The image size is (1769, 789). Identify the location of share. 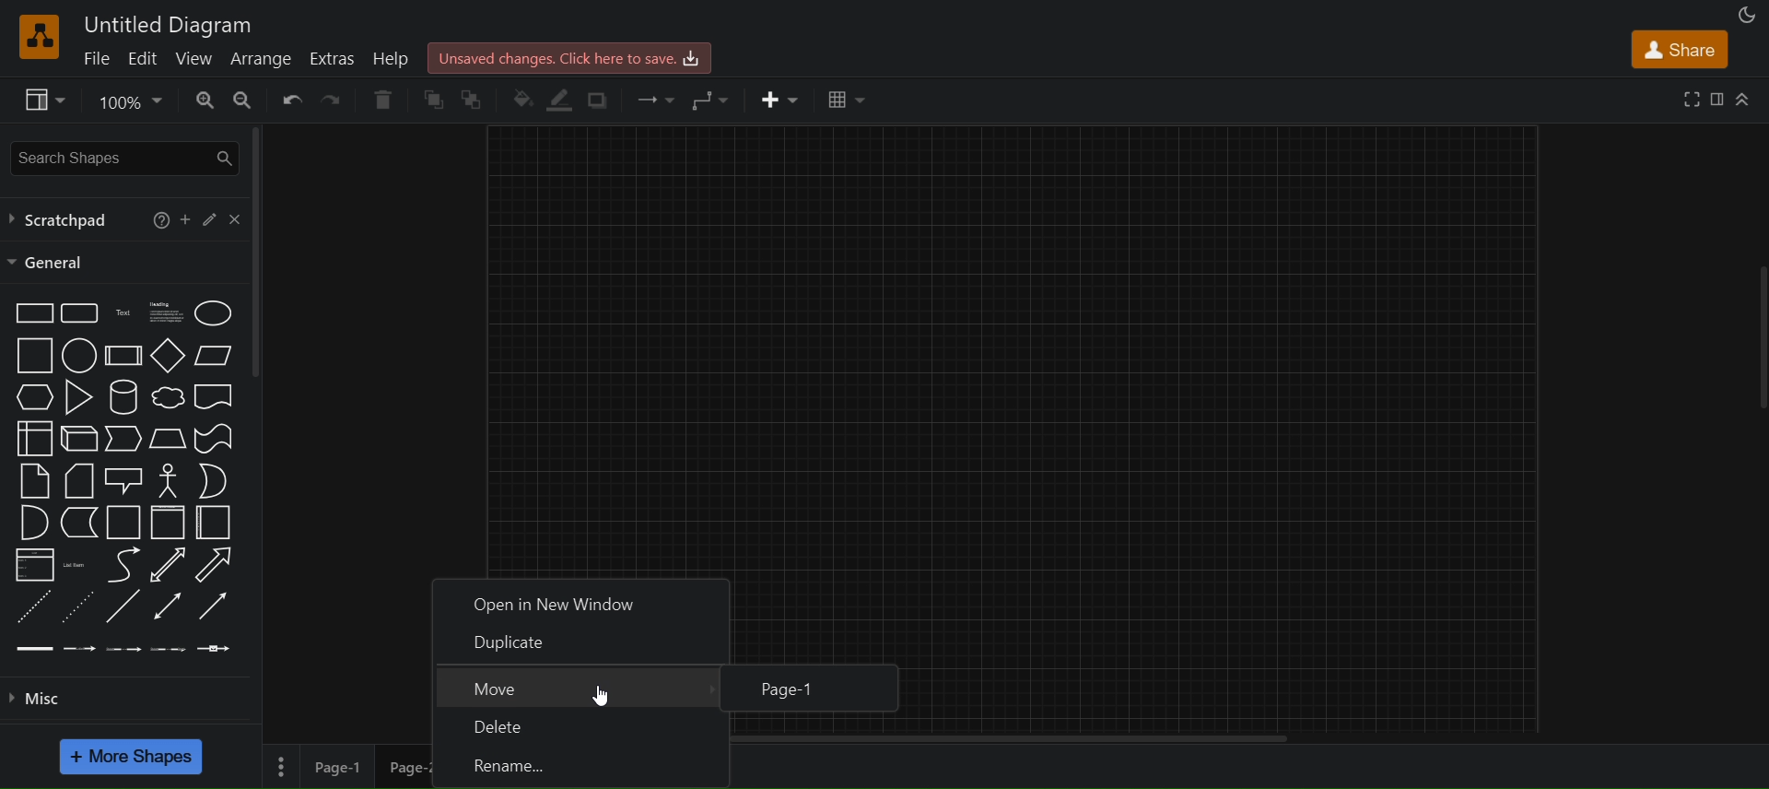
(1681, 47).